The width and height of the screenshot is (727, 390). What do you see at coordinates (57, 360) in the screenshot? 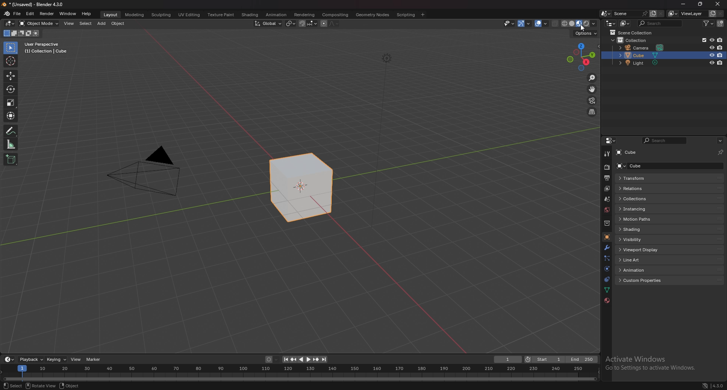
I see `keying` at bounding box center [57, 360].